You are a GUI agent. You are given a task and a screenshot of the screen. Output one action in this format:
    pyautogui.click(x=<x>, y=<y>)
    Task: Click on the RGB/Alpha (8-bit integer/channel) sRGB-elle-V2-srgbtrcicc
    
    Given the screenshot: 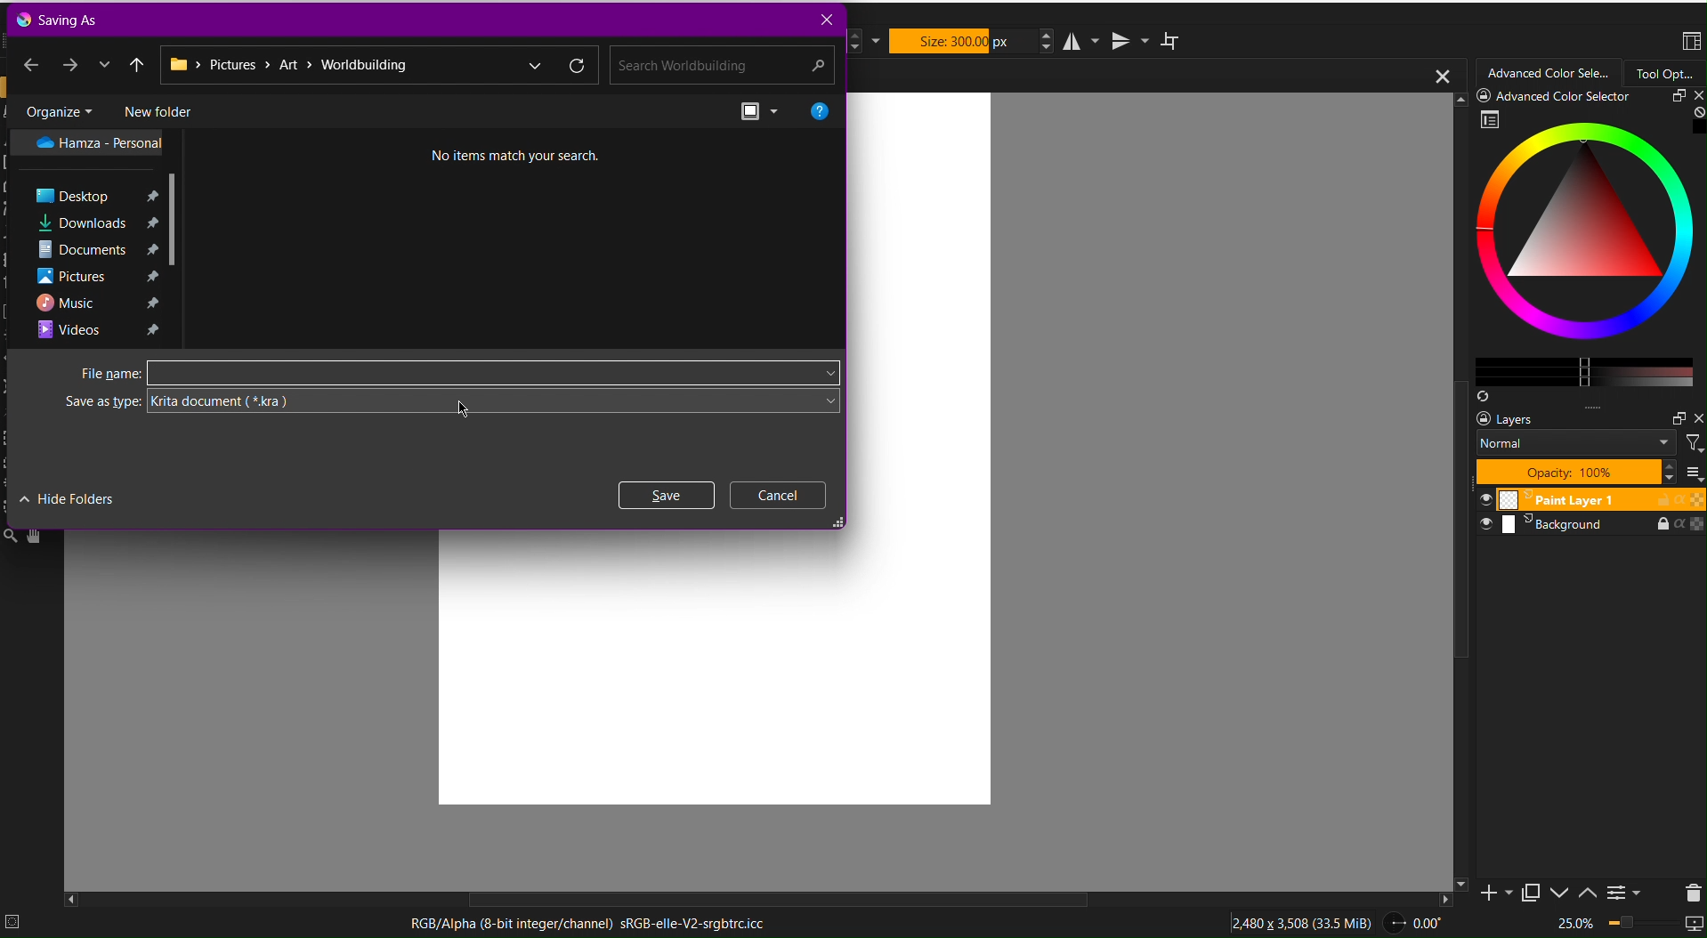 What is the action you would take?
    pyautogui.click(x=595, y=922)
    